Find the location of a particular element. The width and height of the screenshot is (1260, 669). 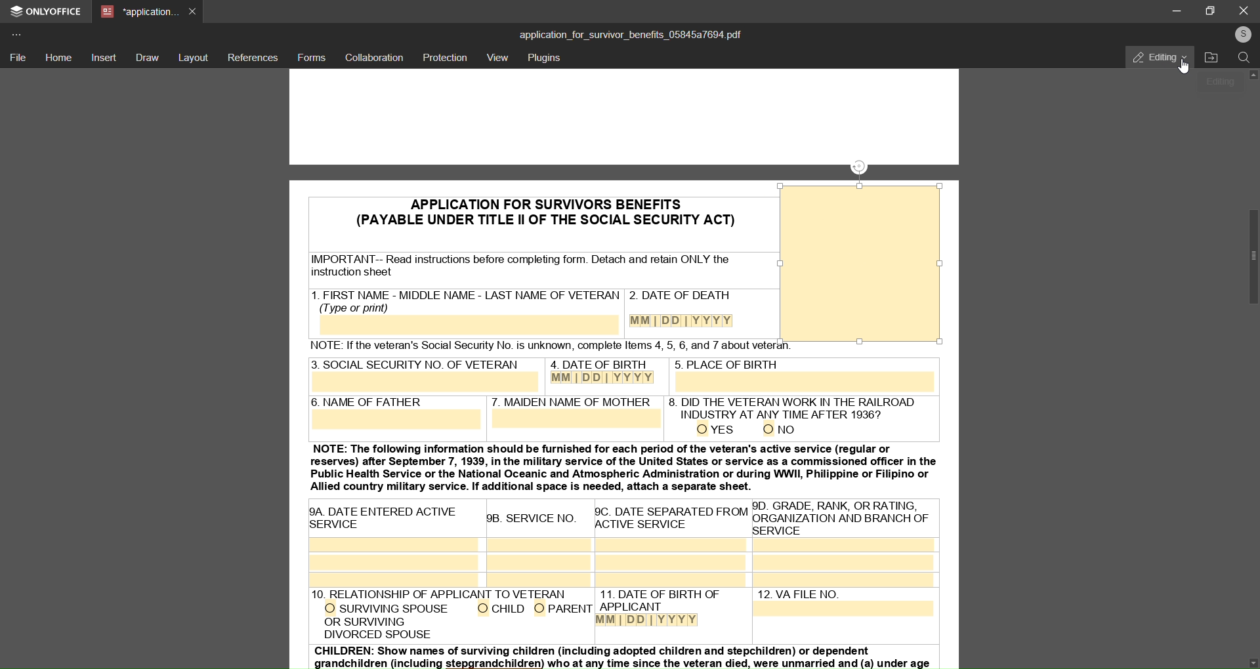

scrollbar is located at coordinates (1246, 256).